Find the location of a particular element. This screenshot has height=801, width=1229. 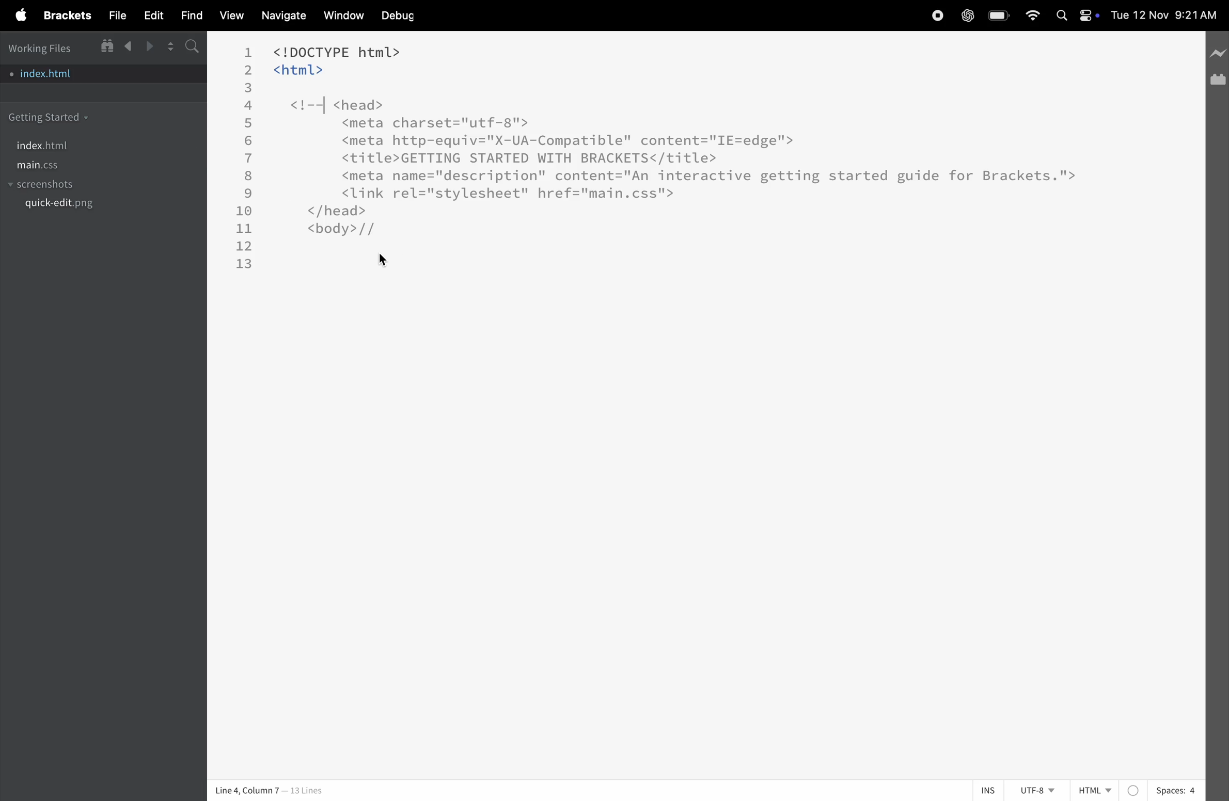

quickedit.png is located at coordinates (78, 206).